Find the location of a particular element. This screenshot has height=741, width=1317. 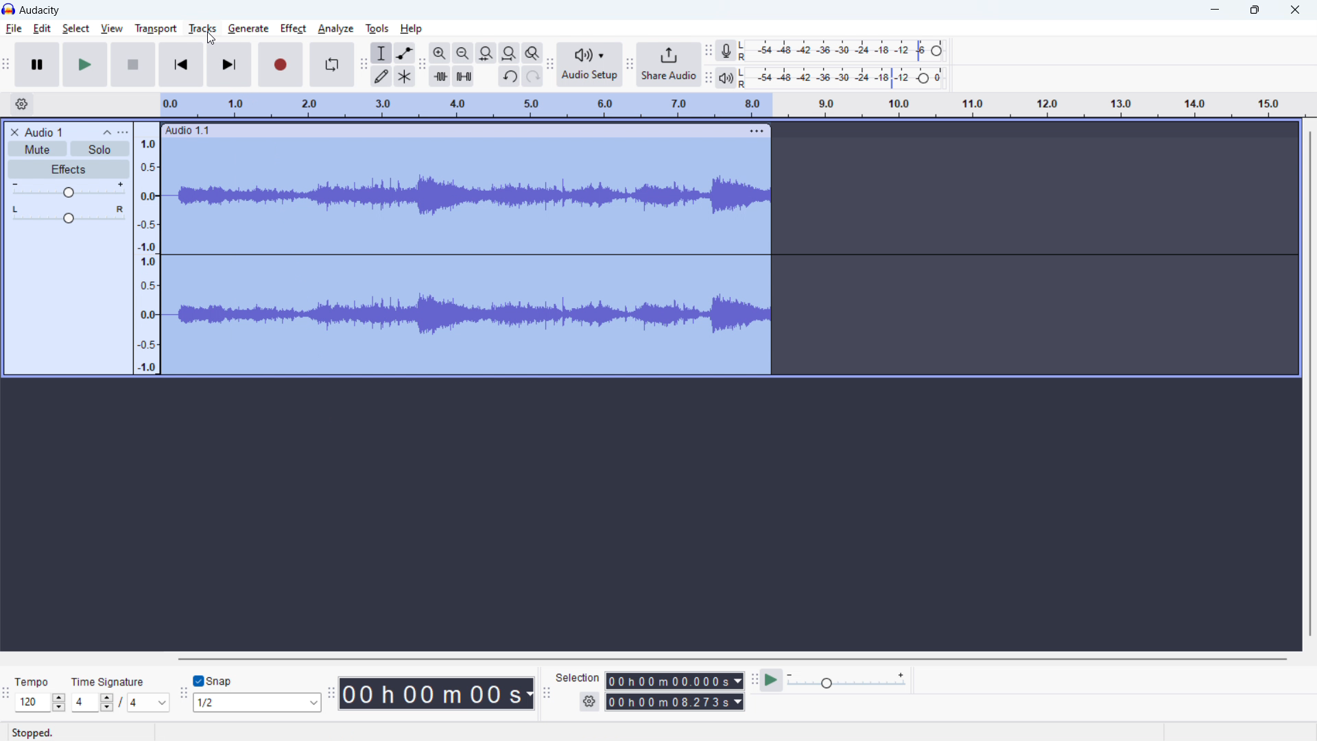

skip to last is located at coordinates (230, 64).